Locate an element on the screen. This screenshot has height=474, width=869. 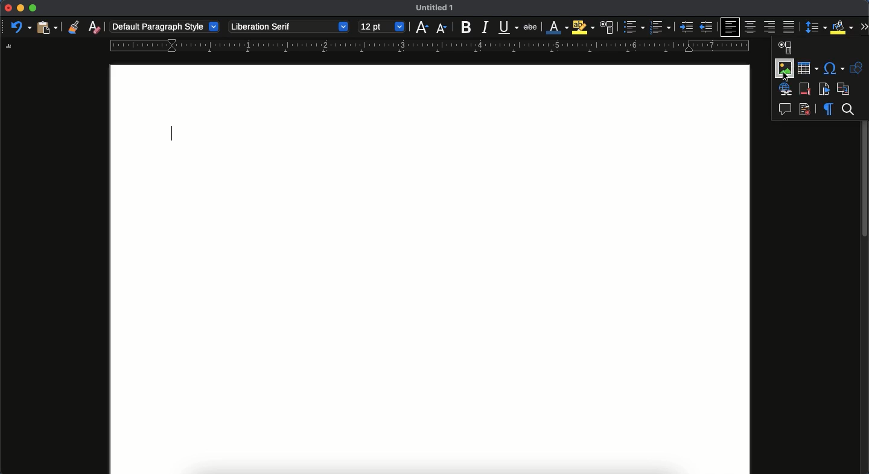
insert comment is located at coordinates (785, 109).